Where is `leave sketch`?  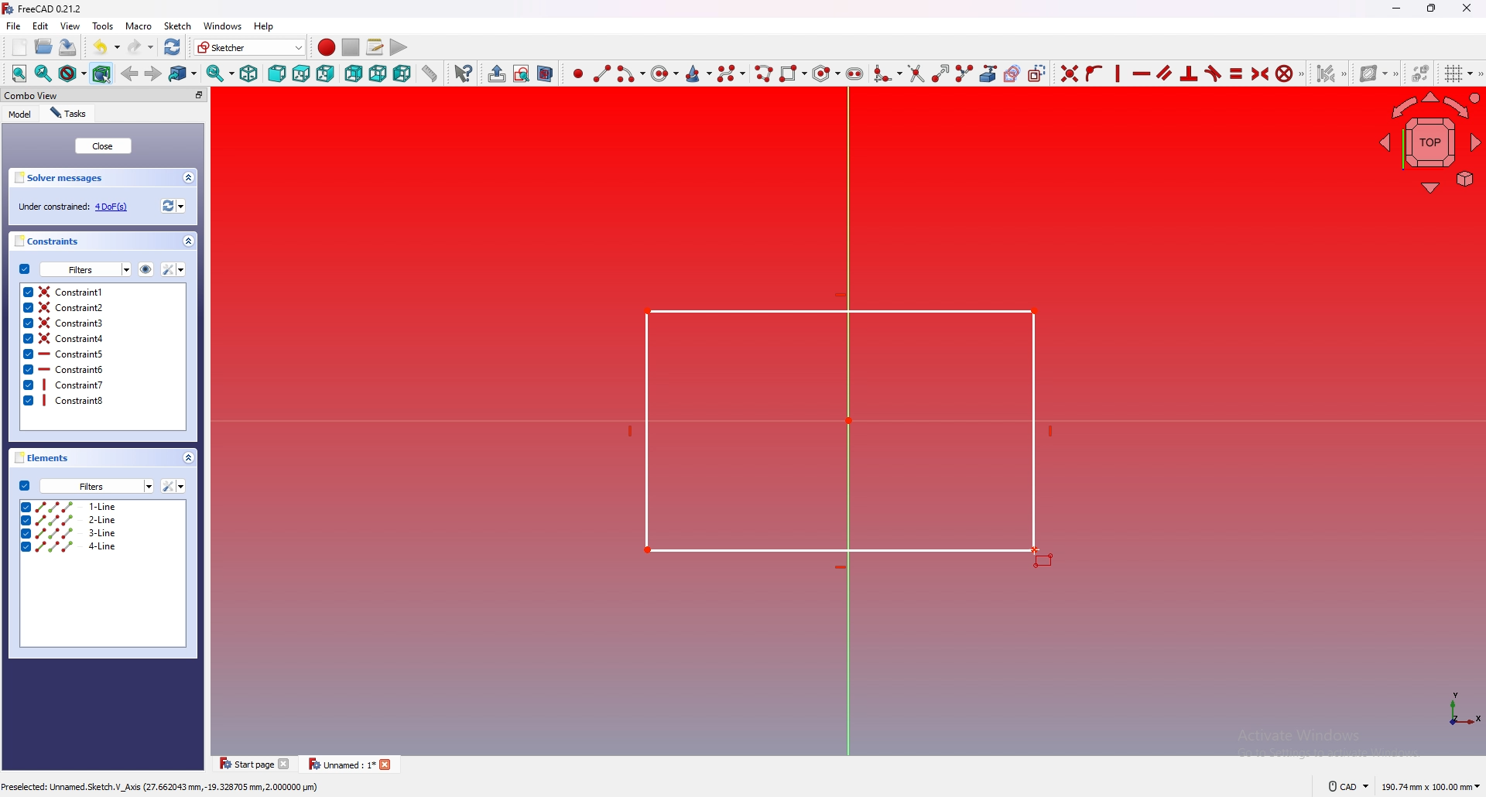
leave sketch is located at coordinates (498, 74).